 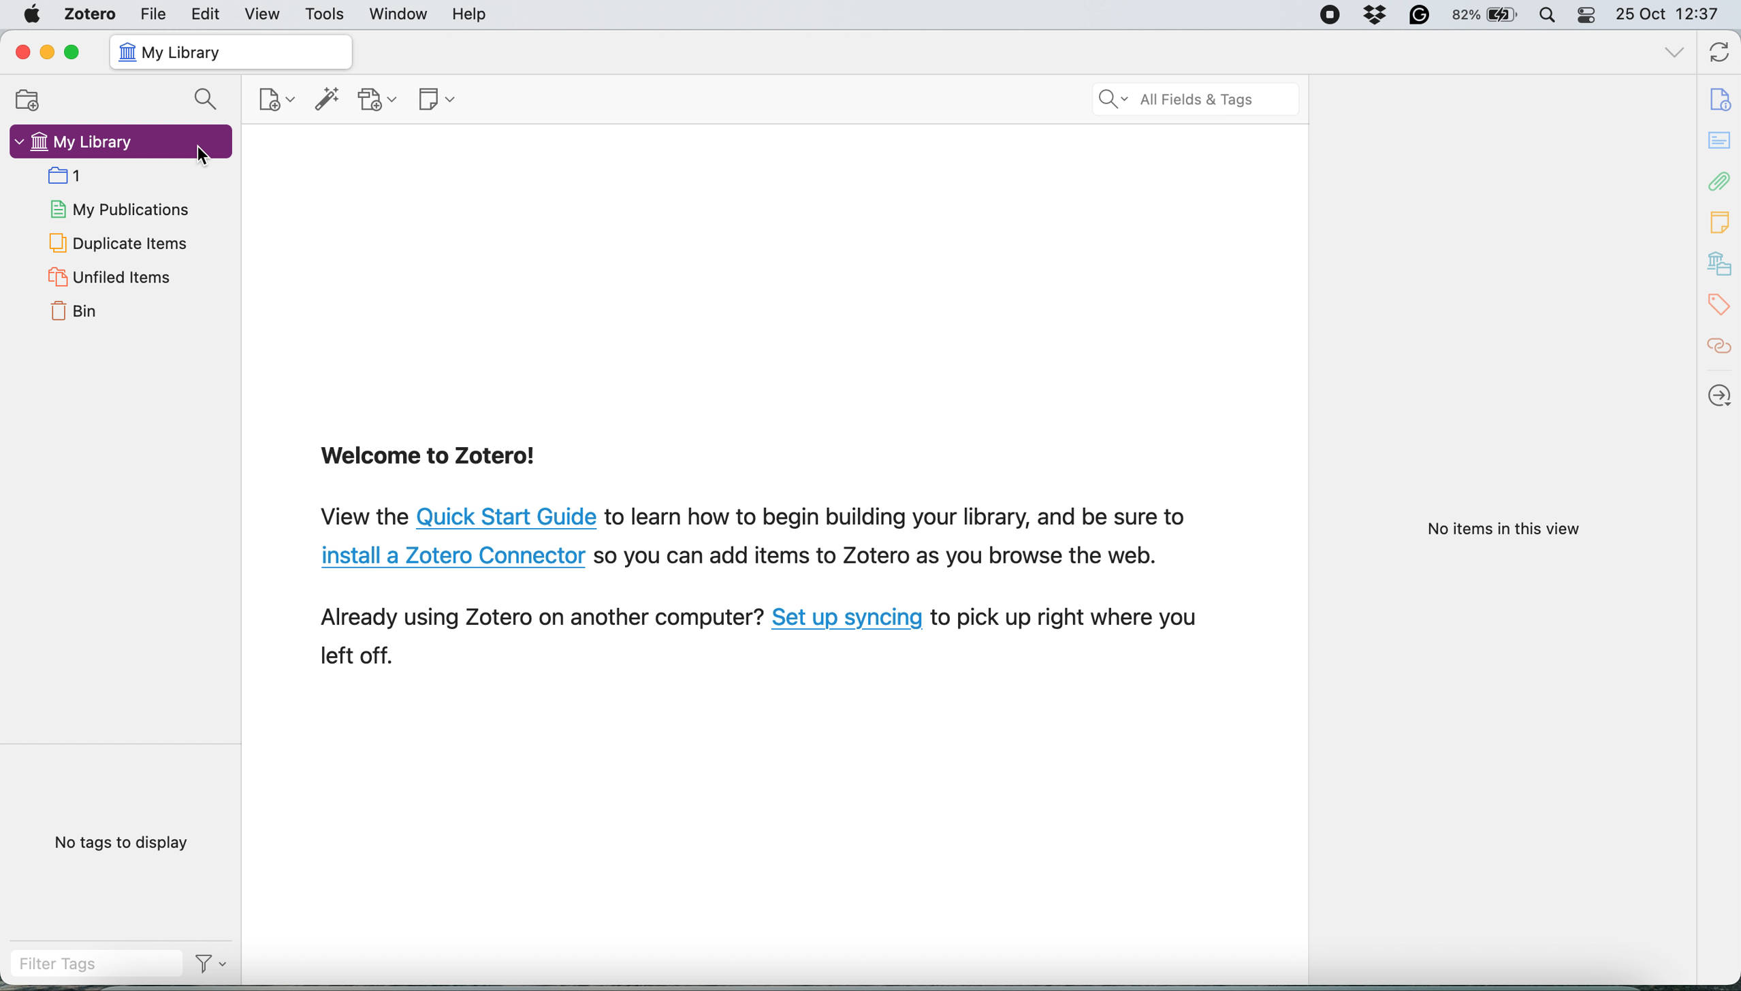 What do you see at coordinates (402, 14) in the screenshot?
I see `window` at bounding box center [402, 14].